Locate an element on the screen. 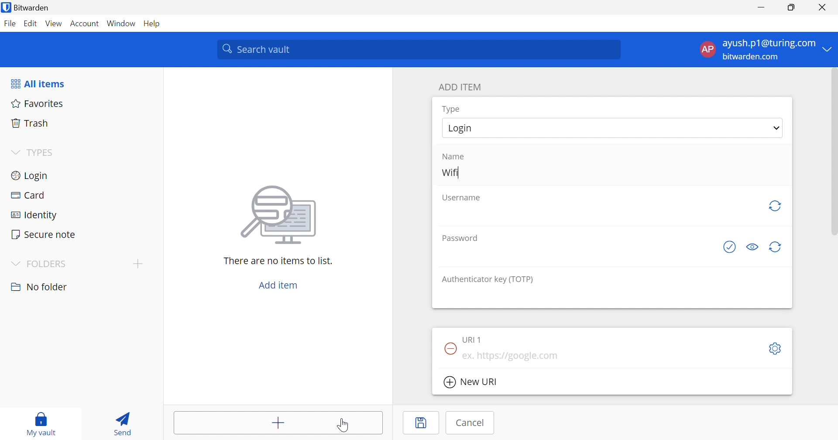 The width and height of the screenshot is (838, 440). New URI is located at coordinates (472, 383).